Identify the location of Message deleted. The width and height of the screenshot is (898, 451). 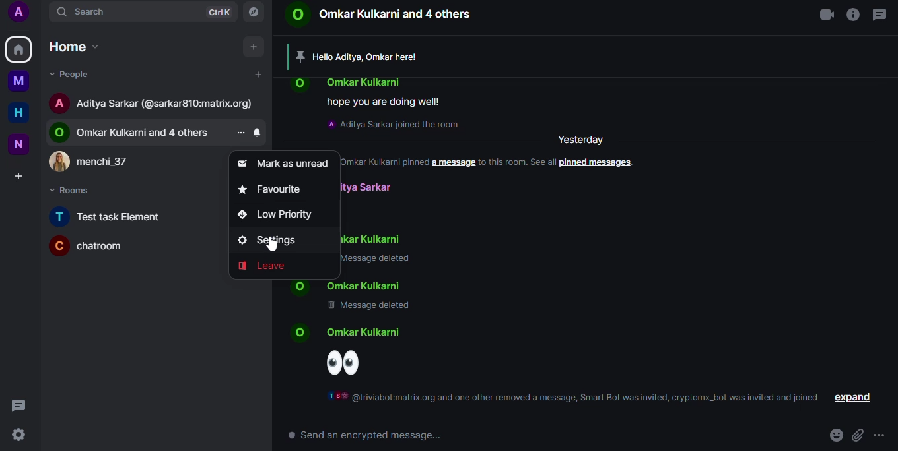
(367, 308).